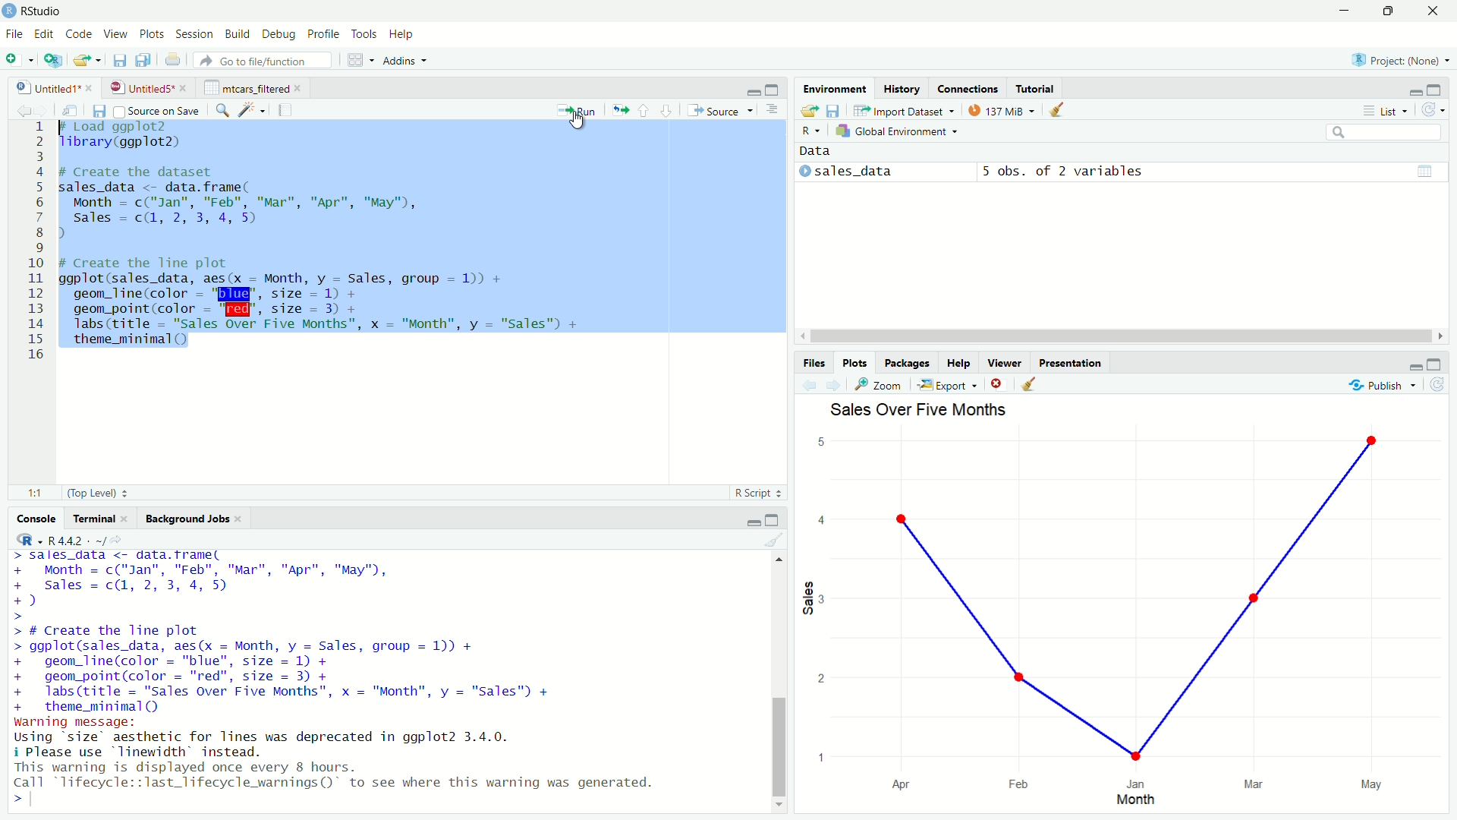 This screenshot has height=820, width=1457. I want to click on refresh, so click(1437, 385).